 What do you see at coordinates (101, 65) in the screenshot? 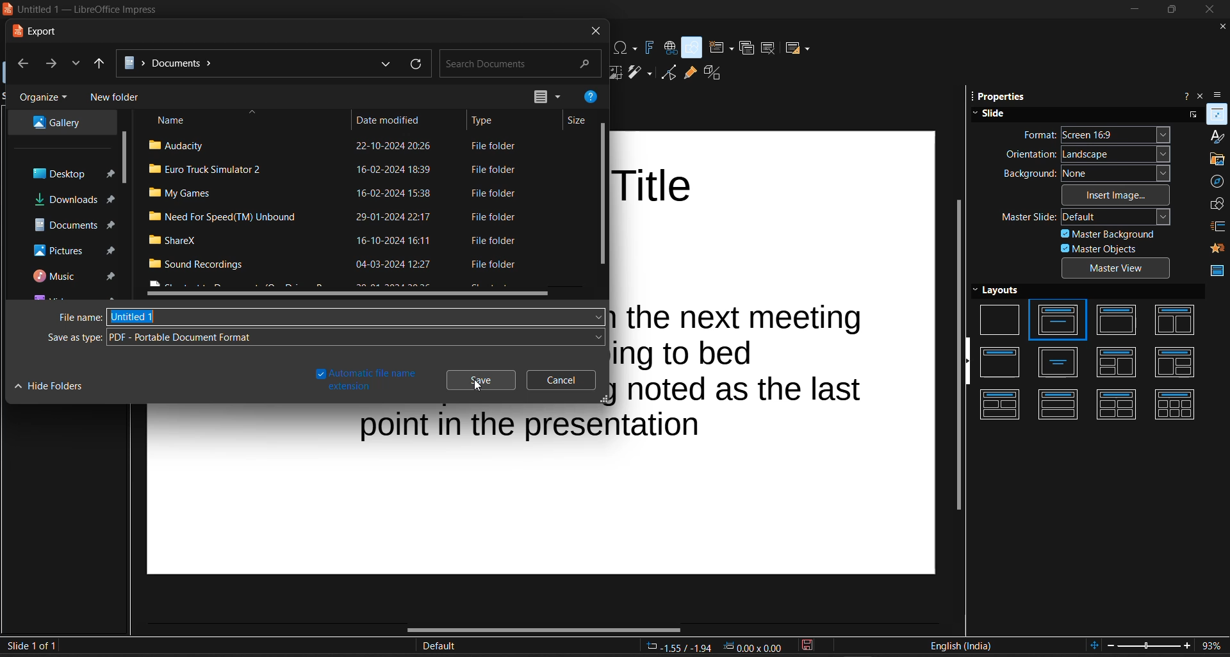
I see `up to desktop` at bounding box center [101, 65].